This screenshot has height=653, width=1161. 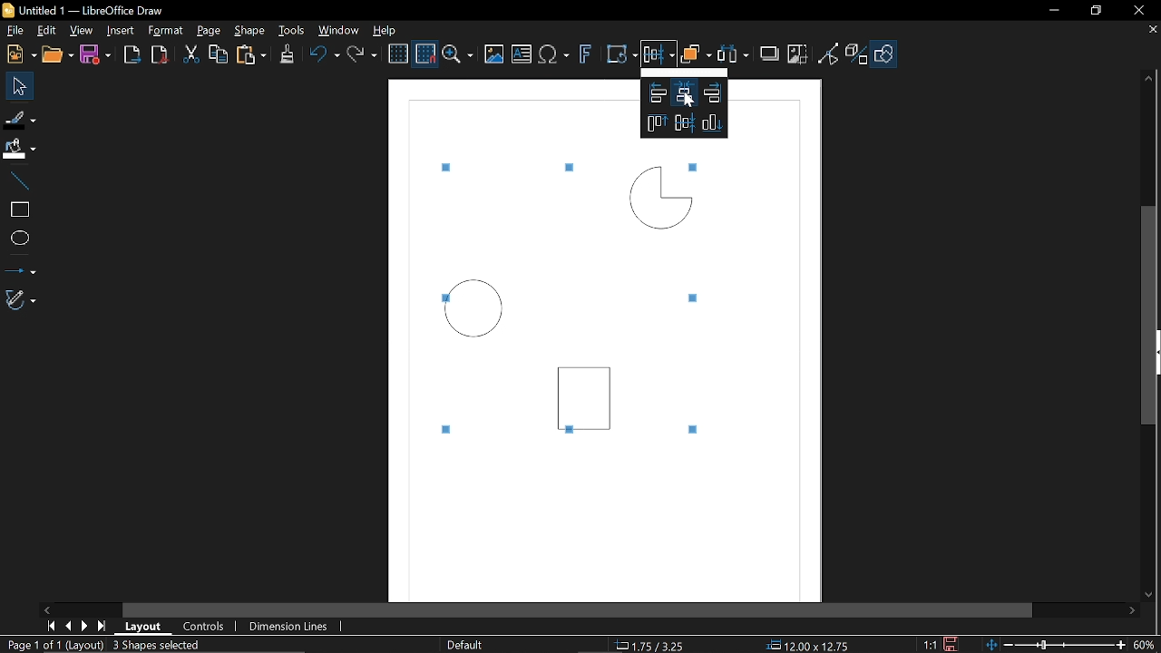 What do you see at coordinates (101, 10) in the screenshot?
I see `Untitled 1 — LibreOffice Draw` at bounding box center [101, 10].